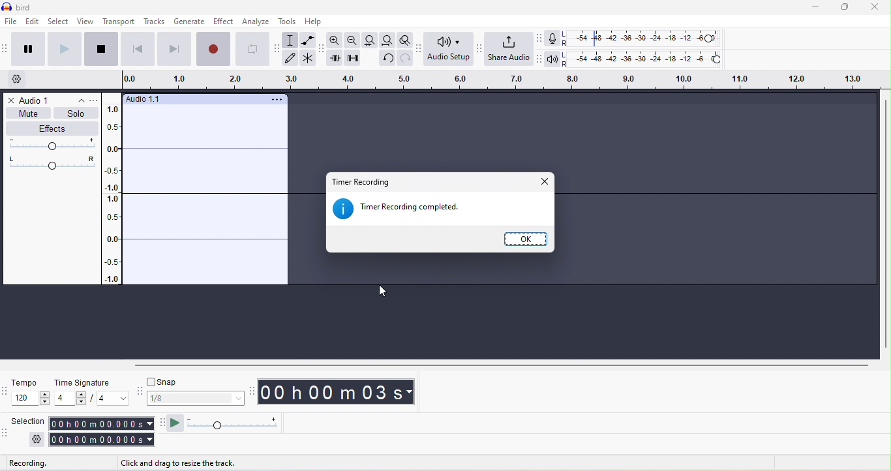 The width and height of the screenshot is (891, 471). Describe the element at coordinates (254, 49) in the screenshot. I see `enable looping` at that location.